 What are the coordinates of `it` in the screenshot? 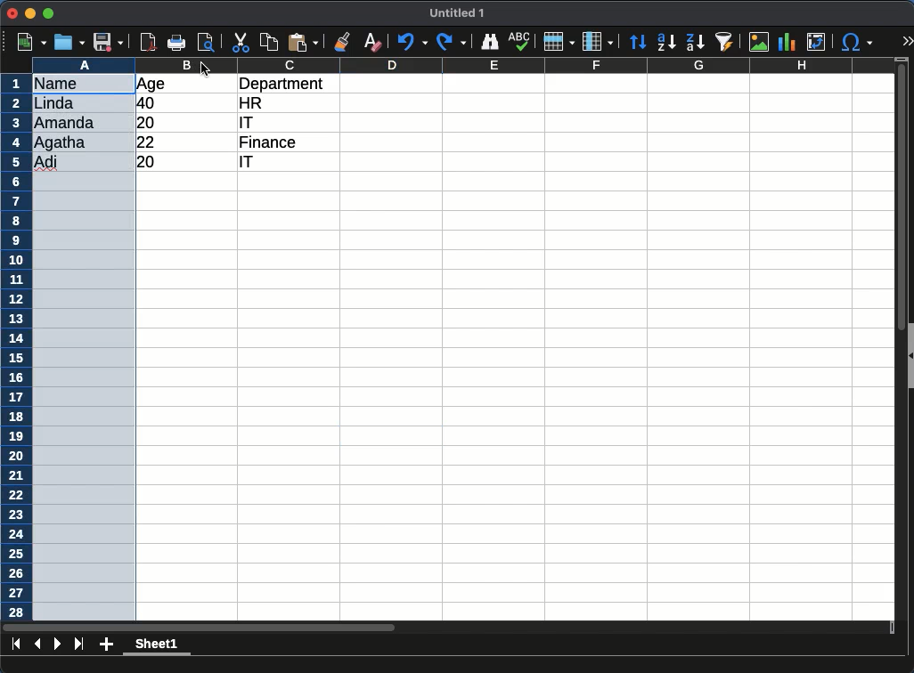 It's located at (255, 164).